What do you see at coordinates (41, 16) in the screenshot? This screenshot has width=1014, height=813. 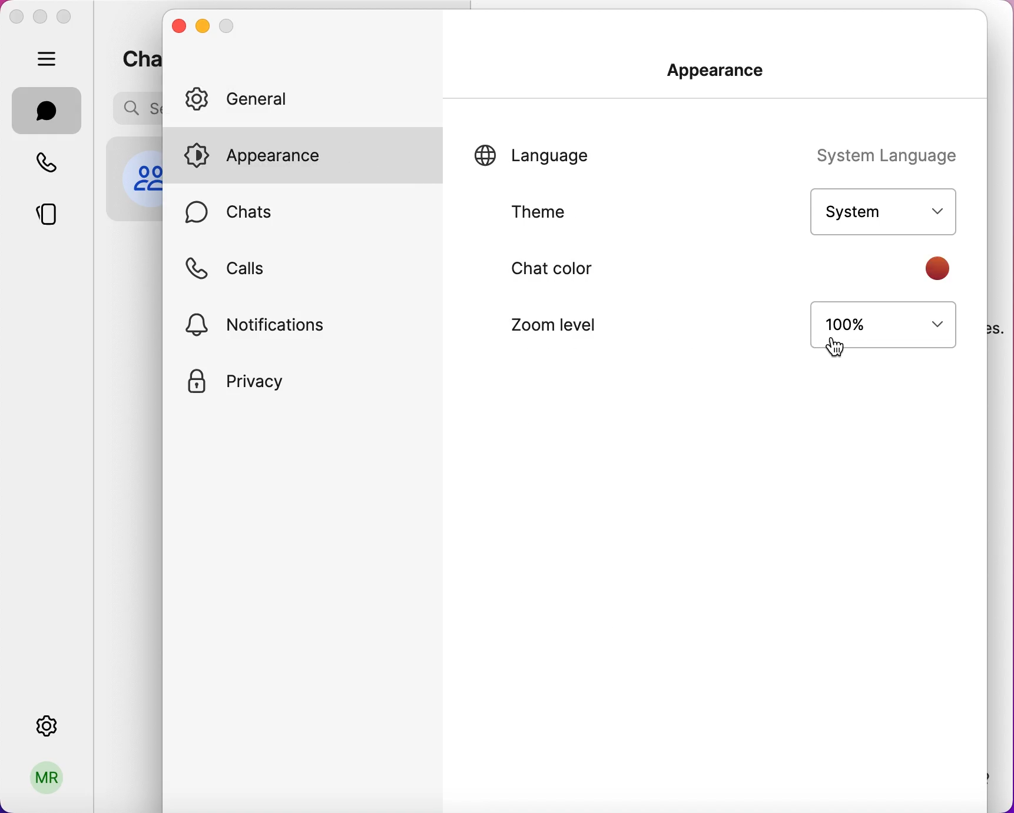 I see `minimize` at bounding box center [41, 16].